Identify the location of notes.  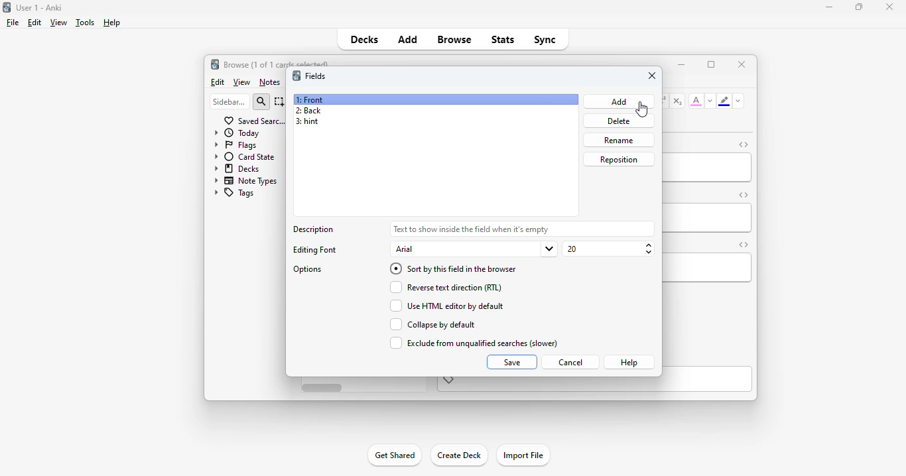
(269, 82).